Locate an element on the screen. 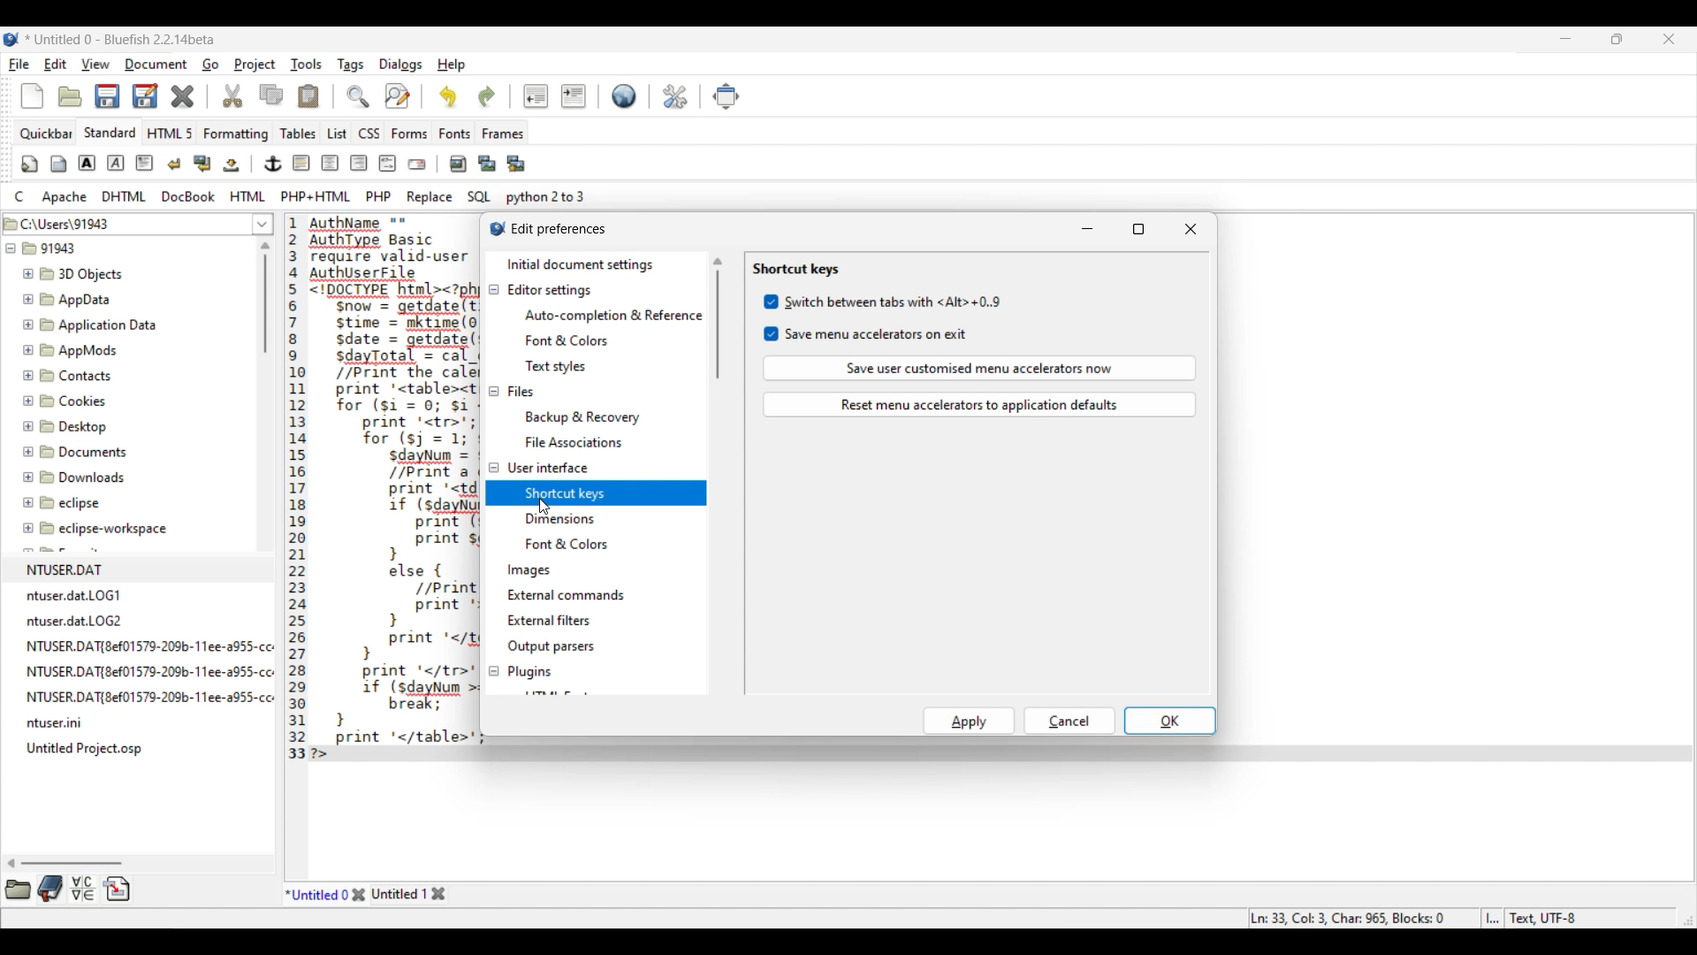  File options is located at coordinates (263, 225).